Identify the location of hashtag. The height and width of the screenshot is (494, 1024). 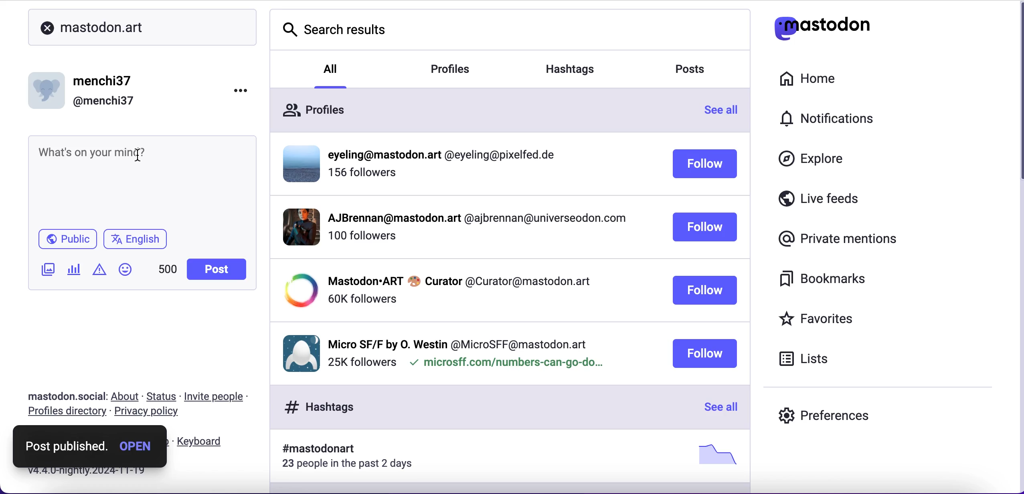
(314, 449).